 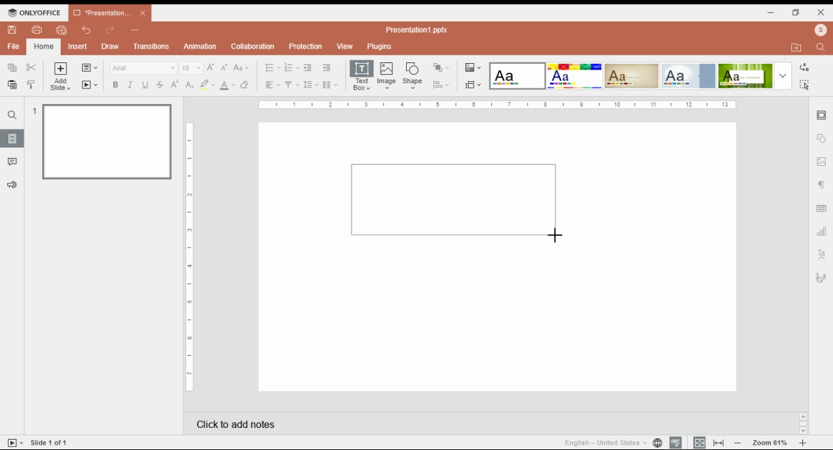 I want to click on clear, so click(x=247, y=85).